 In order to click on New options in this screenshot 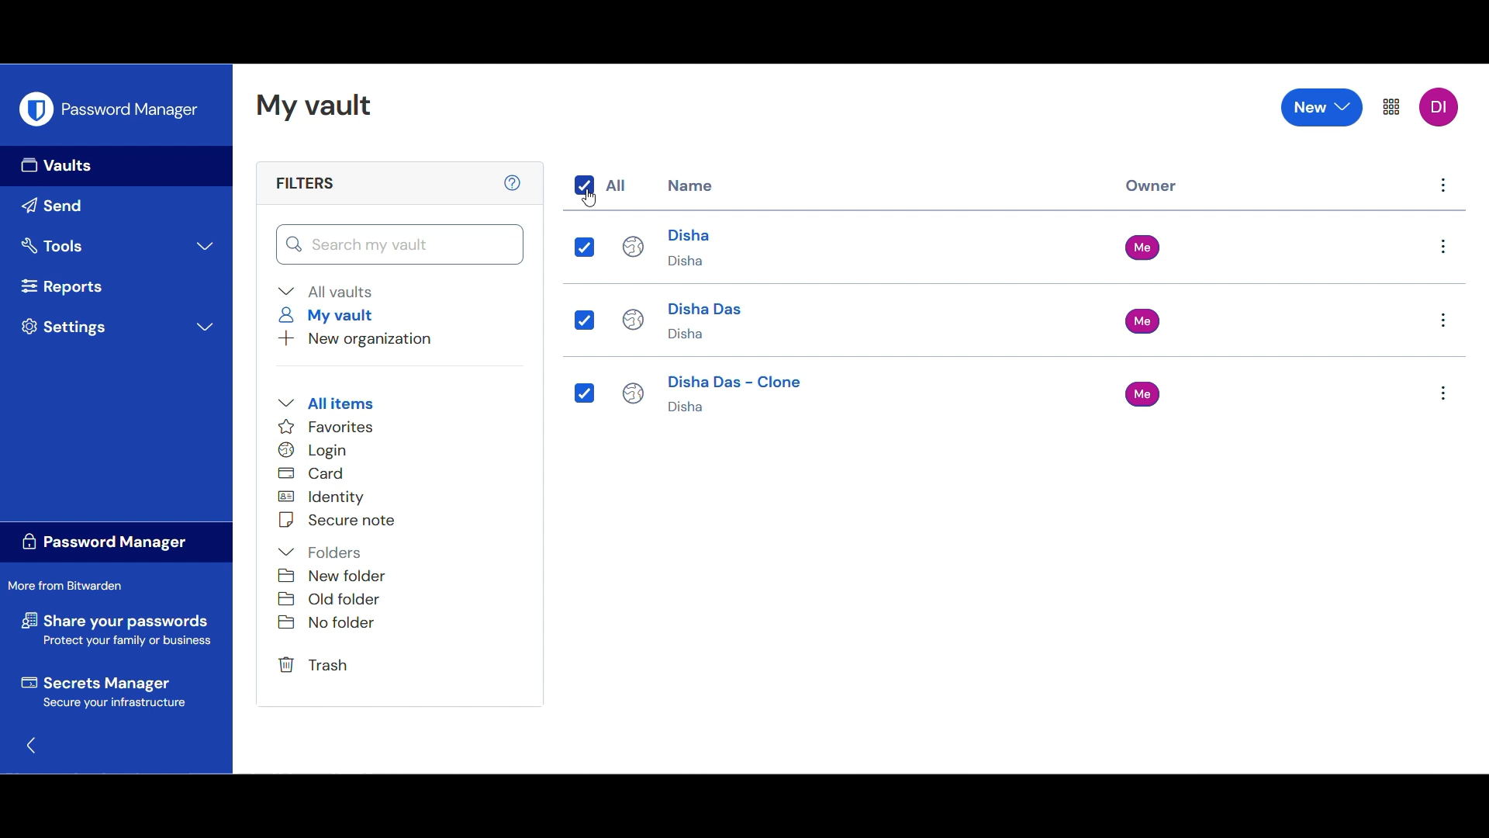, I will do `click(1322, 107)`.